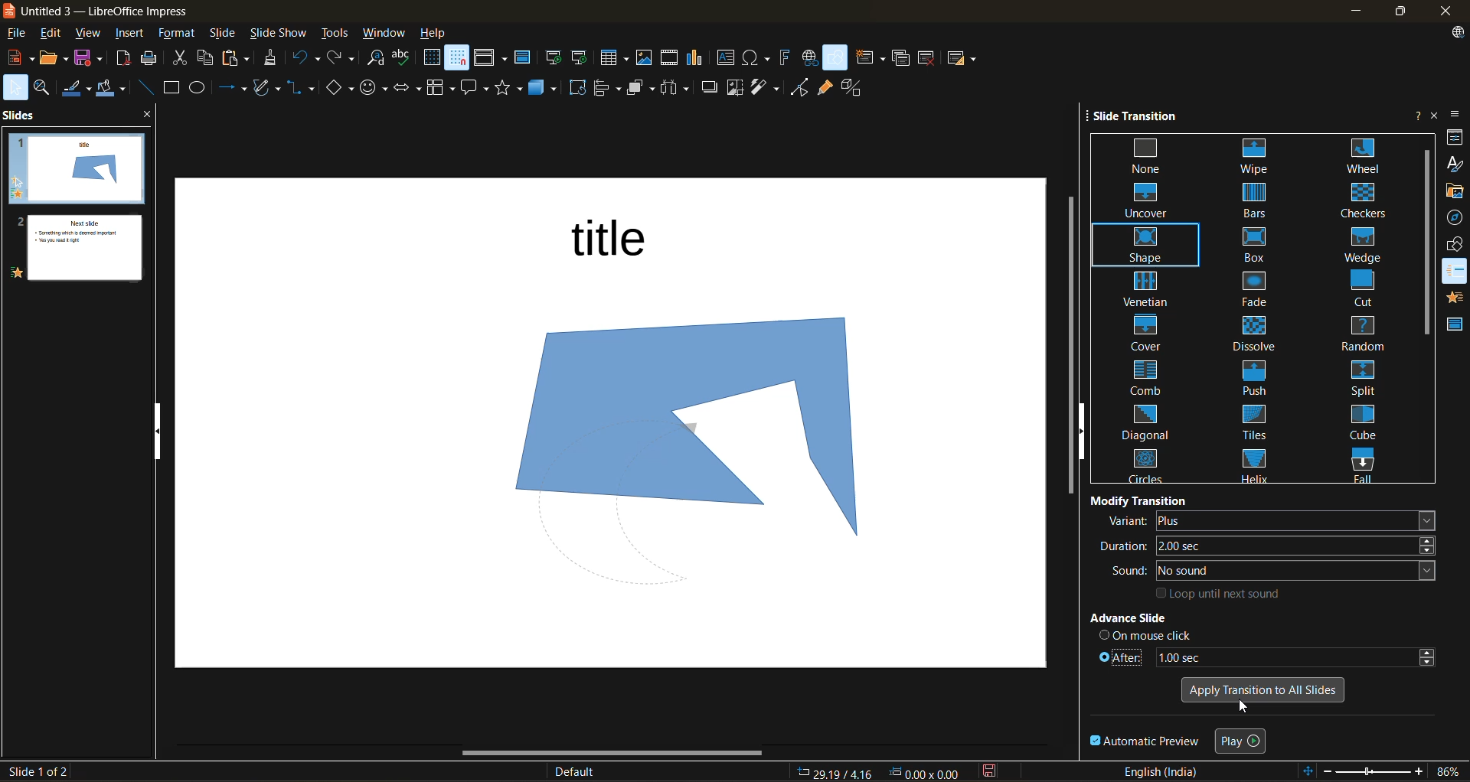 The image size is (1470, 782). I want to click on update, so click(1459, 32).